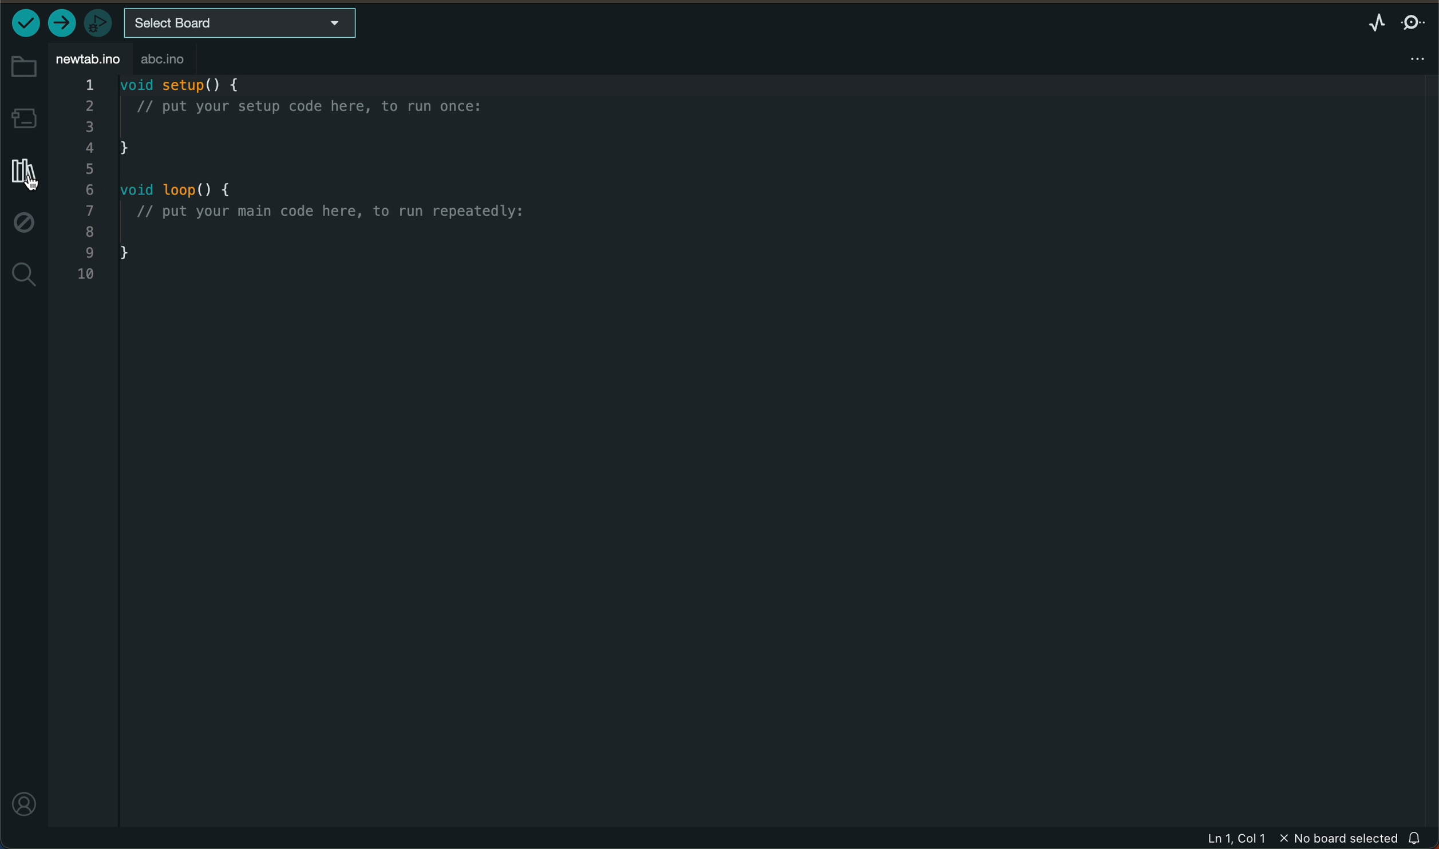 The width and height of the screenshot is (1439, 849). Describe the element at coordinates (177, 59) in the screenshot. I see `abc` at that location.